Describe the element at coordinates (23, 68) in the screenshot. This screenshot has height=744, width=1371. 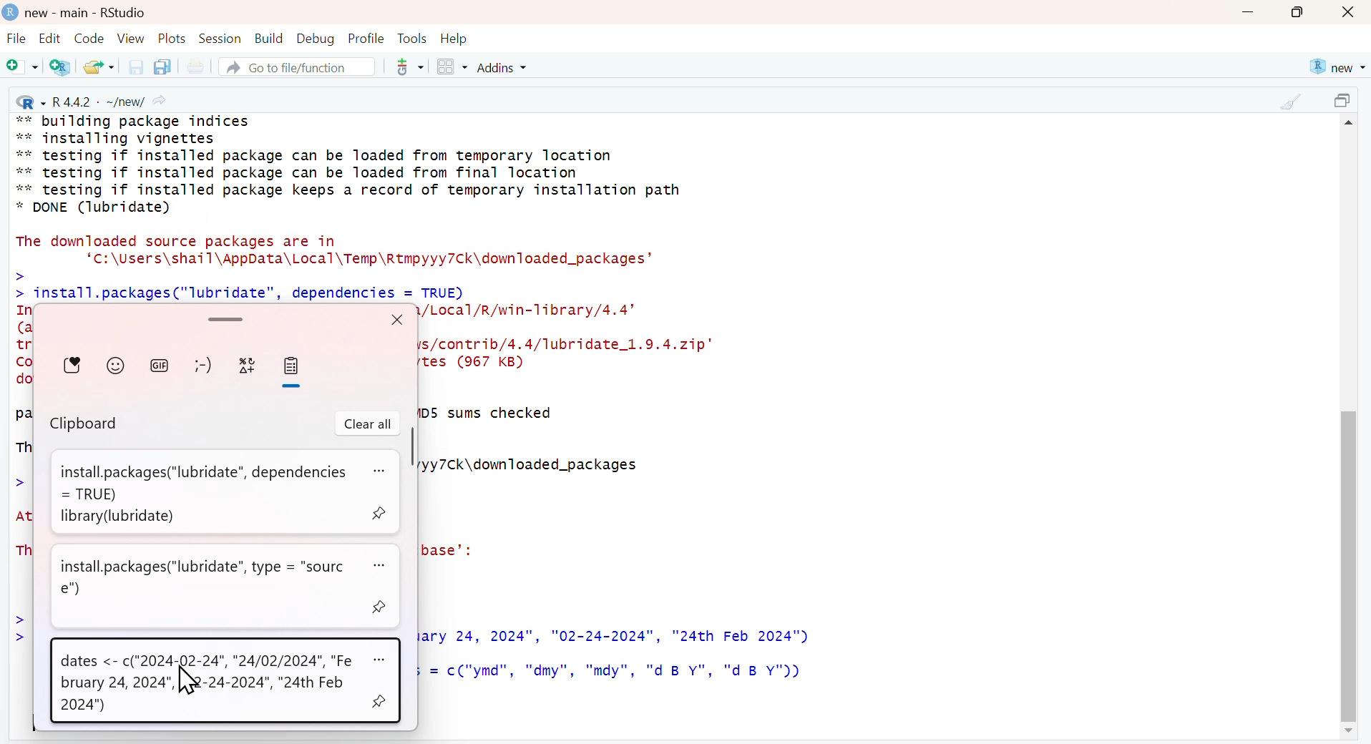
I see `New file` at that location.